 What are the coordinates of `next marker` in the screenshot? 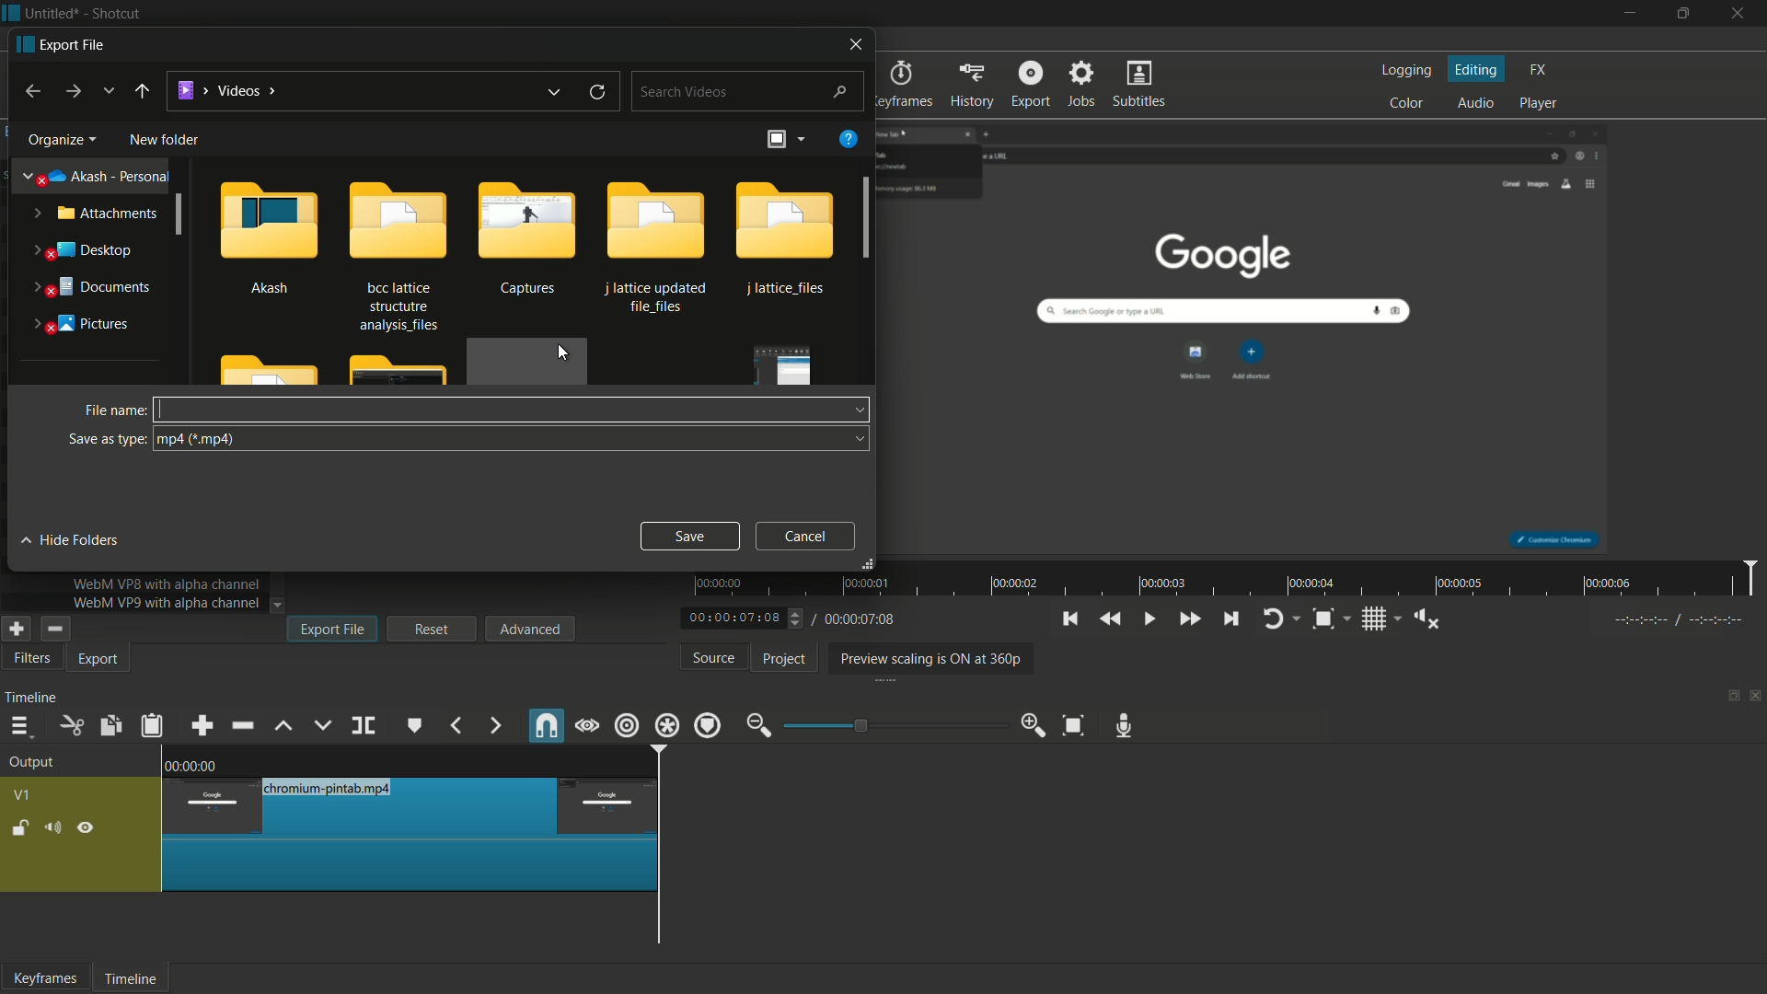 It's located at (496, 727).